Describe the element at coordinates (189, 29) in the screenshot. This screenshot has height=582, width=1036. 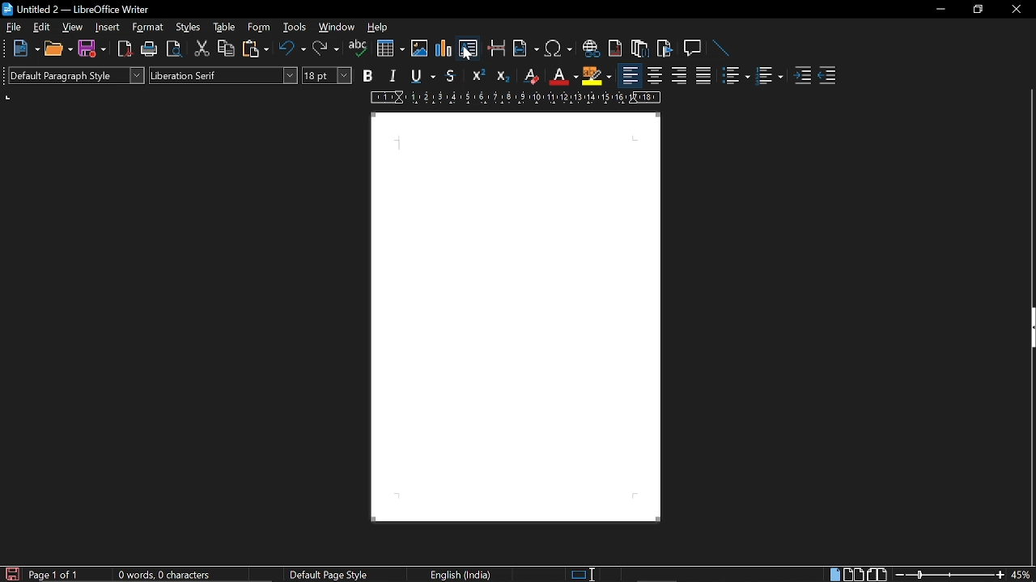
I see `styles` at that location.